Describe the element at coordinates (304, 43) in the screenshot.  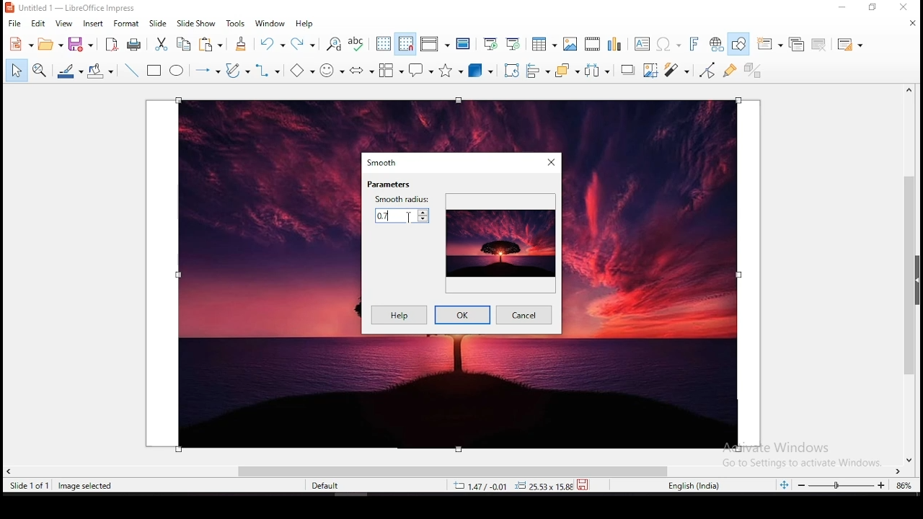
I see `redo` at that location.